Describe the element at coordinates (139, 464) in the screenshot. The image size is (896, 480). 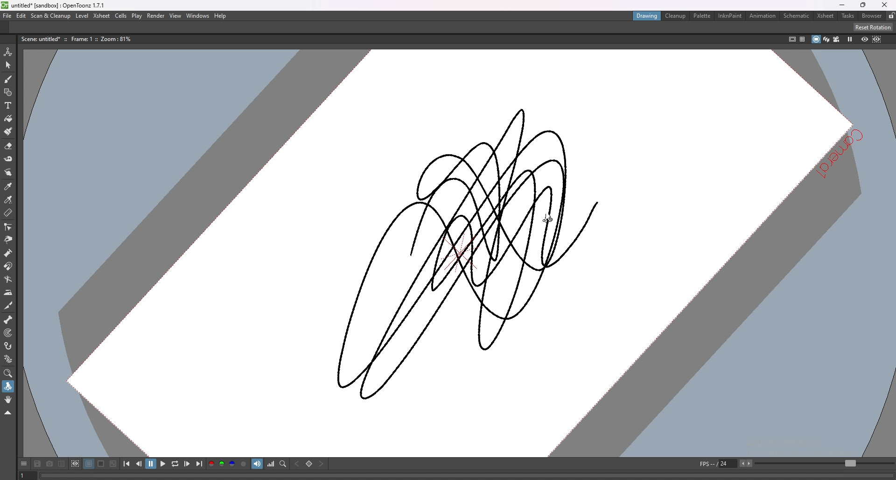
I see `previous frame` at that location.